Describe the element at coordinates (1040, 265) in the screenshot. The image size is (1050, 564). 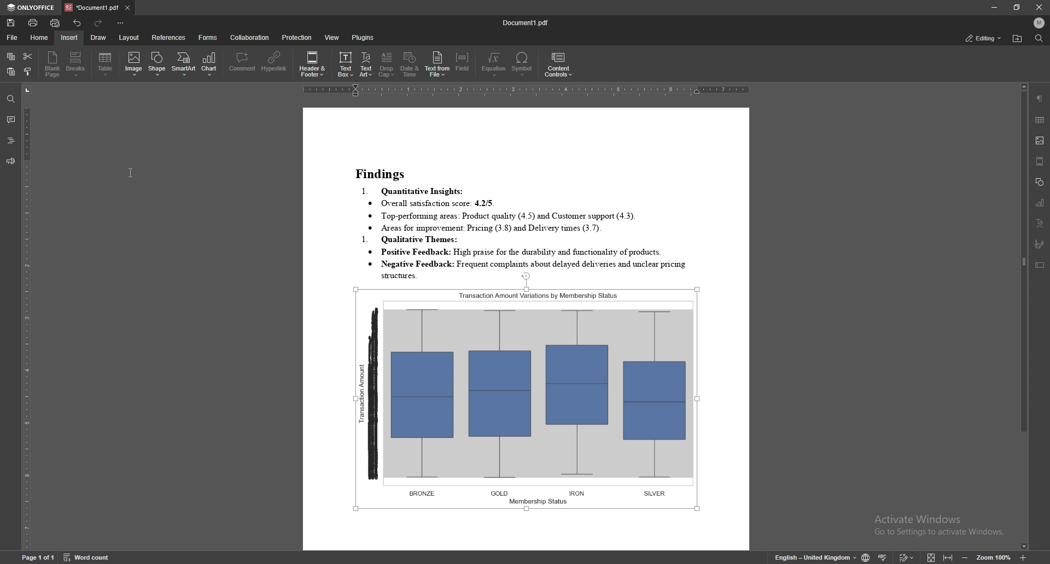
I see `text box` at that location.